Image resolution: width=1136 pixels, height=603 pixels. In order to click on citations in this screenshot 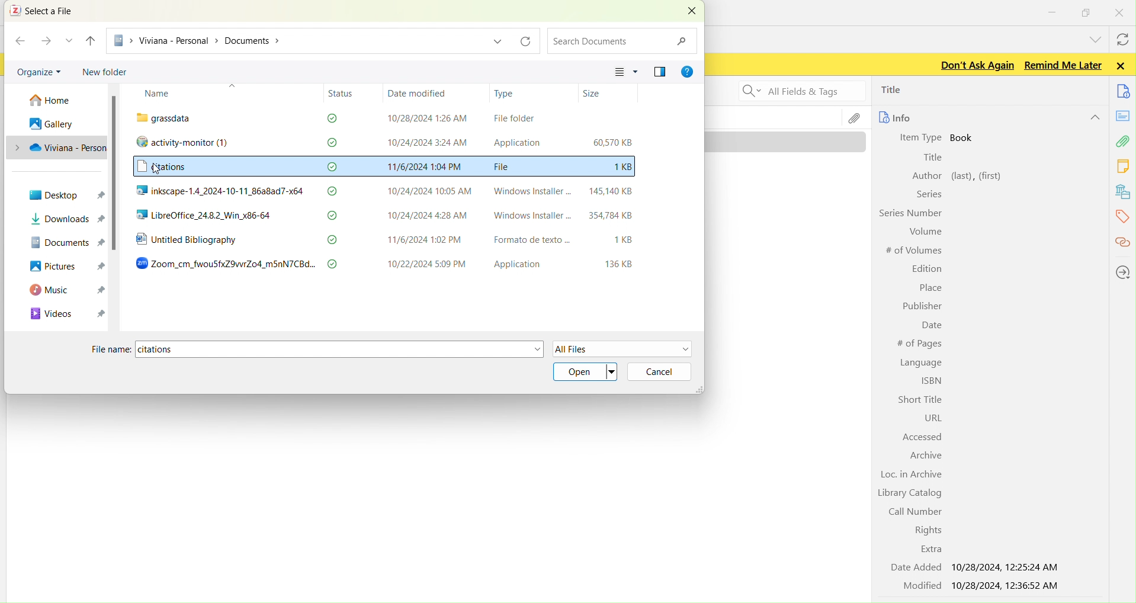, I will do `click(169, 166)`.